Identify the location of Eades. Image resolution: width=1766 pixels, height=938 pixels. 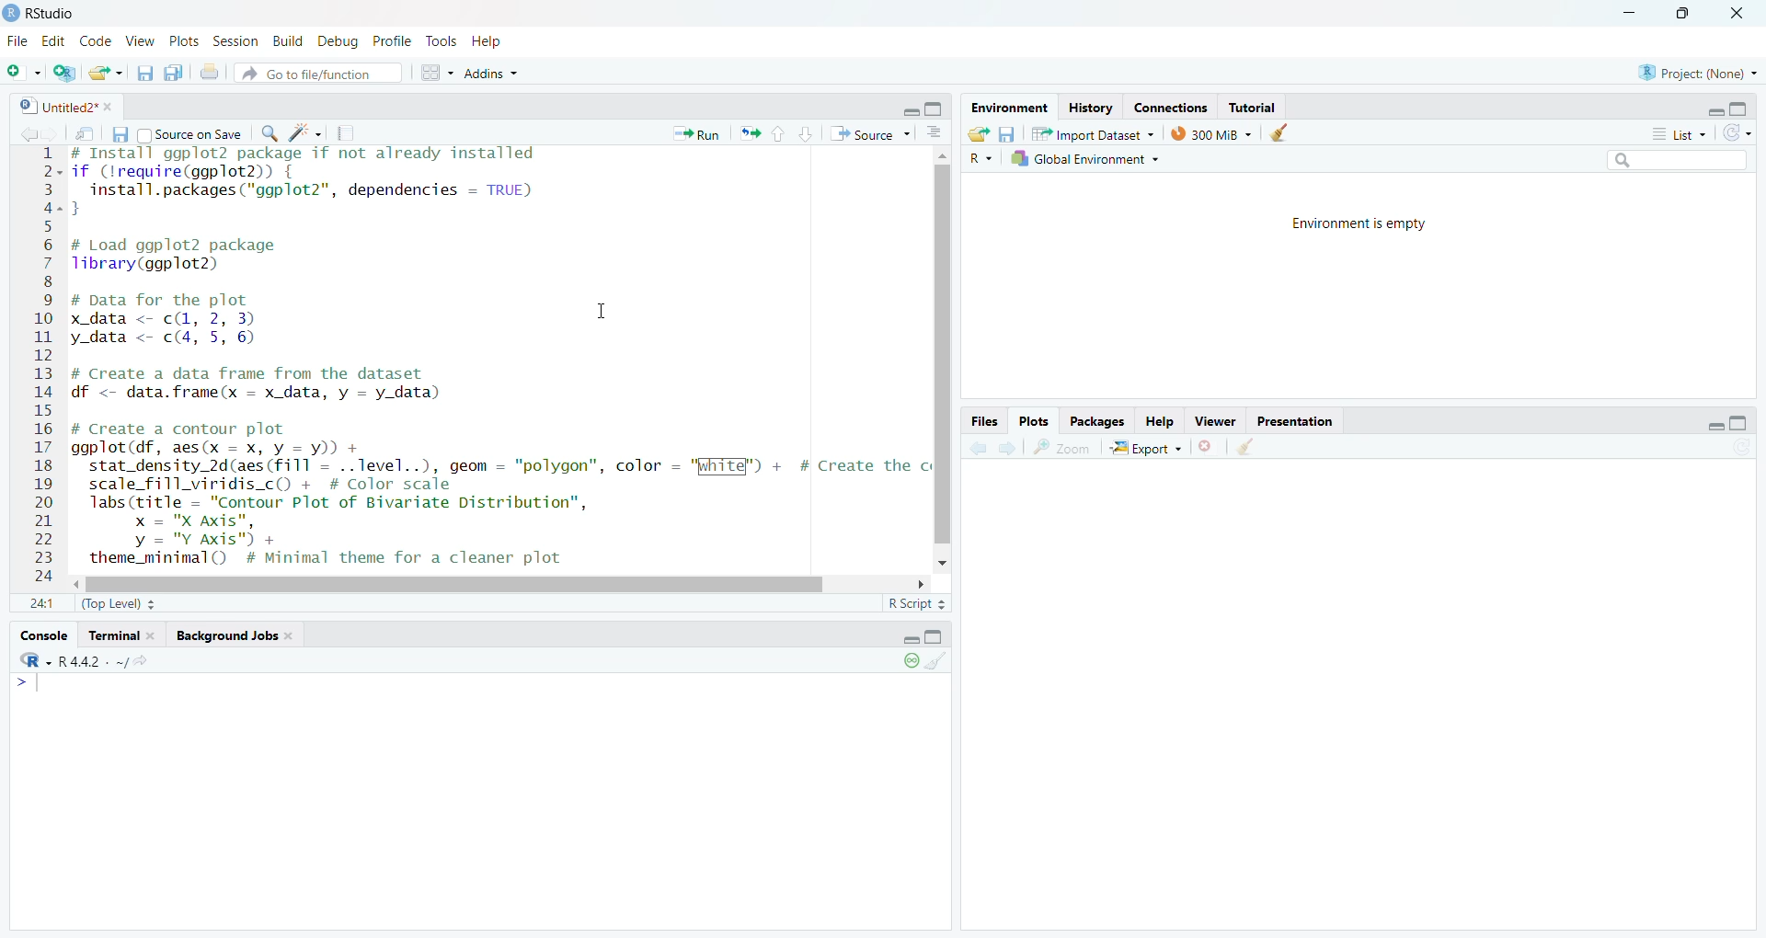
(1172, 104).